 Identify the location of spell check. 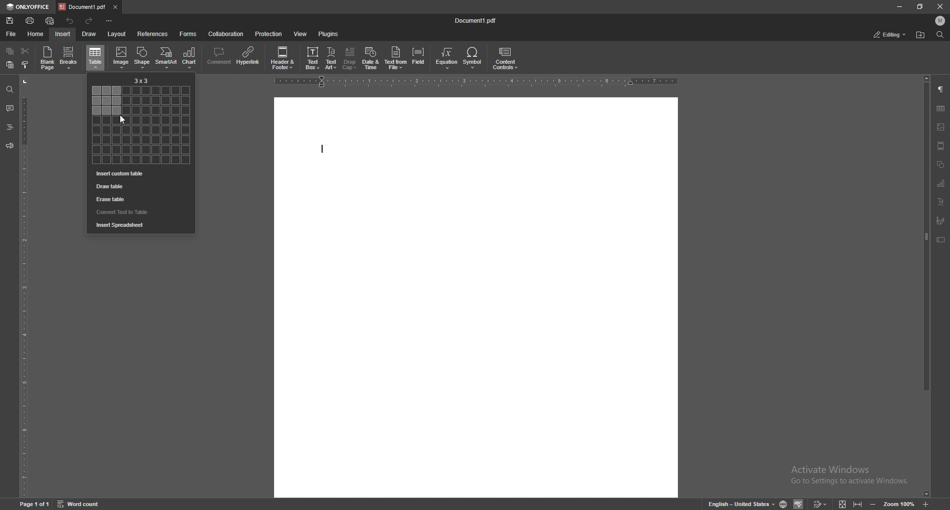
(799, 503).